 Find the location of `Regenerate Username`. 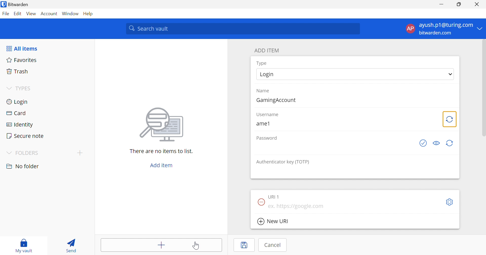

Regenerate Username is located at coordinates (450, 119).